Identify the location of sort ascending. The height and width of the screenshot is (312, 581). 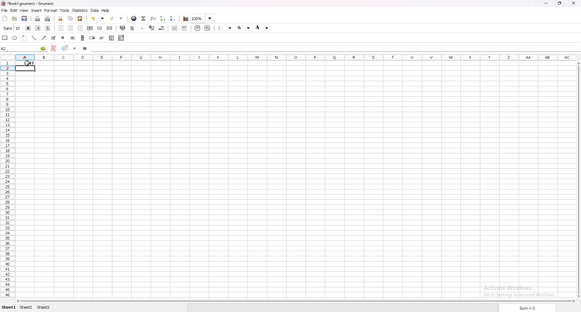
(162, 18).